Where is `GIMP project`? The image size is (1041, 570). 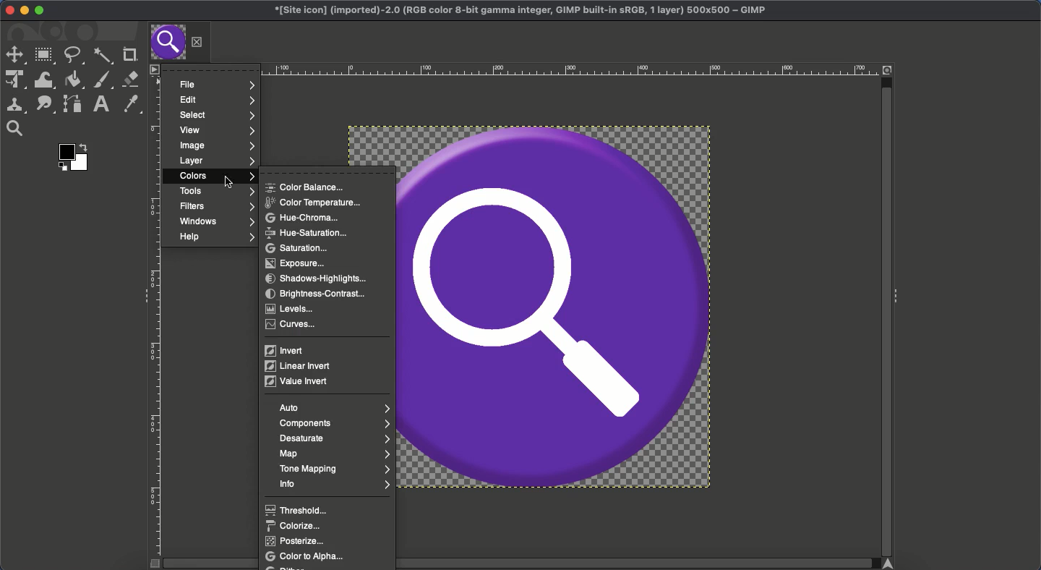
GIMP project is located at coordinates (523, 9).